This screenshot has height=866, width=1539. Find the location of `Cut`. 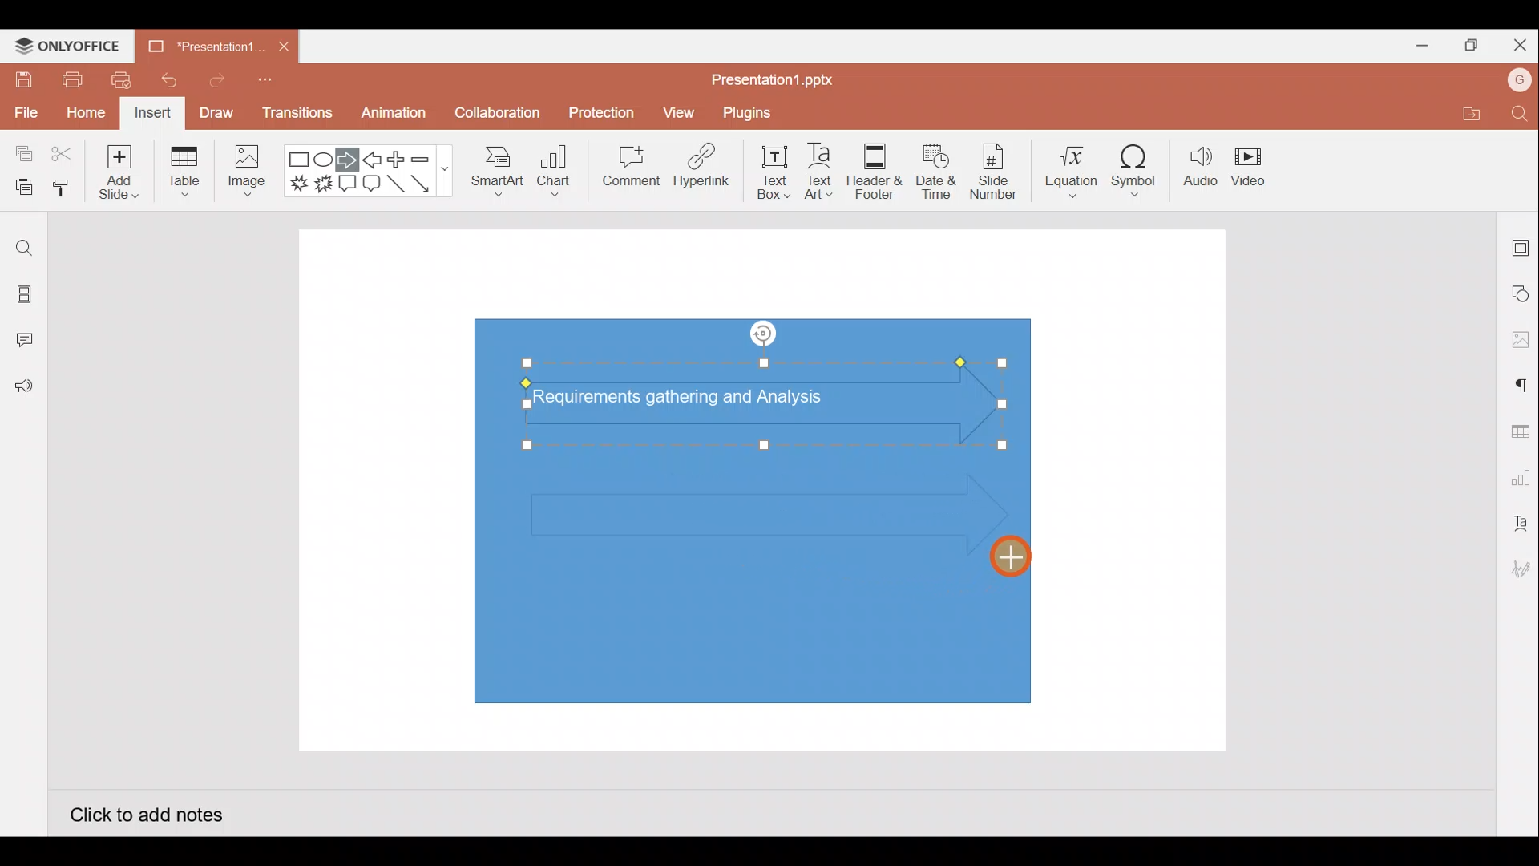

Cut is located at coordinates (63, 155).